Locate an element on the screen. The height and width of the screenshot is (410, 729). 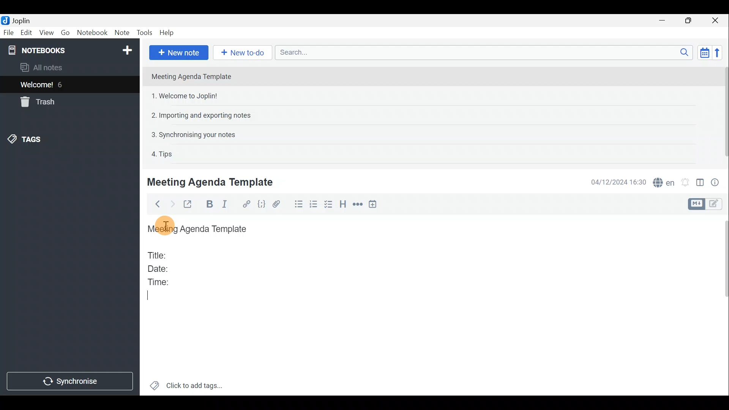
Toggle editors is located at coordinates (695, 204).